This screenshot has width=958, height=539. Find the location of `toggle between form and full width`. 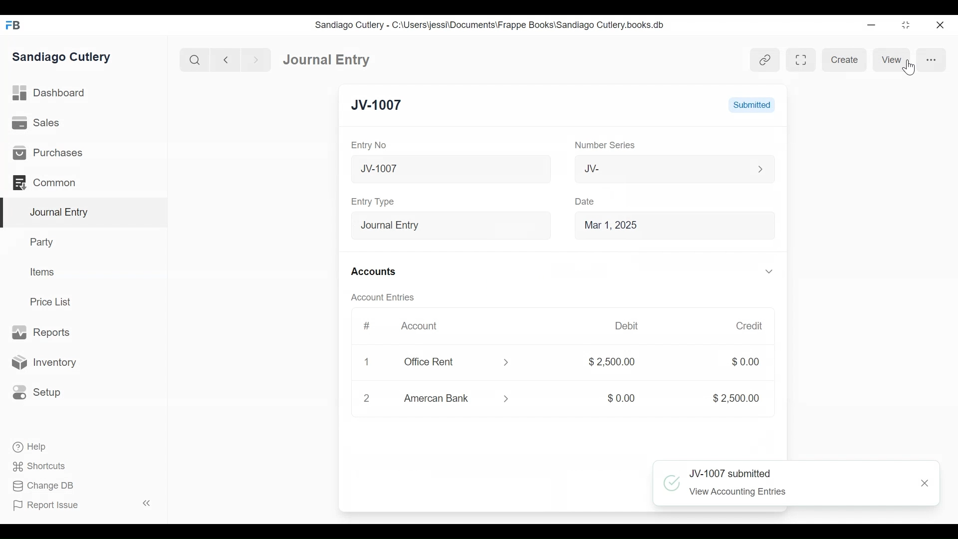

toggle between form and full width is located at coordinates (800, 60).